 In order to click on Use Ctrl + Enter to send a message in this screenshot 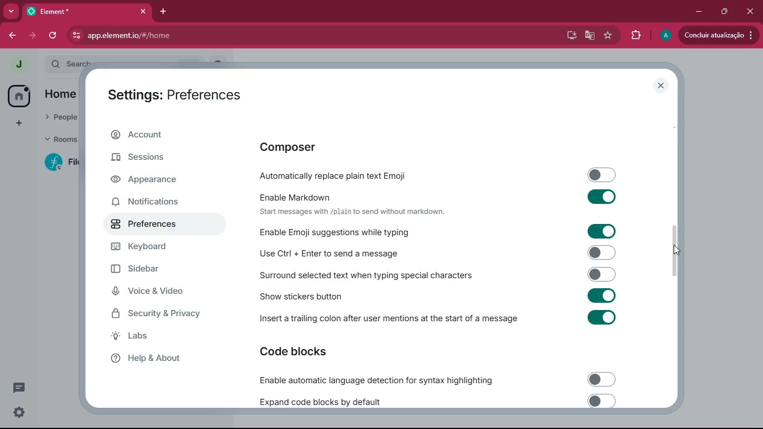, I will do `click(440, 252)`.